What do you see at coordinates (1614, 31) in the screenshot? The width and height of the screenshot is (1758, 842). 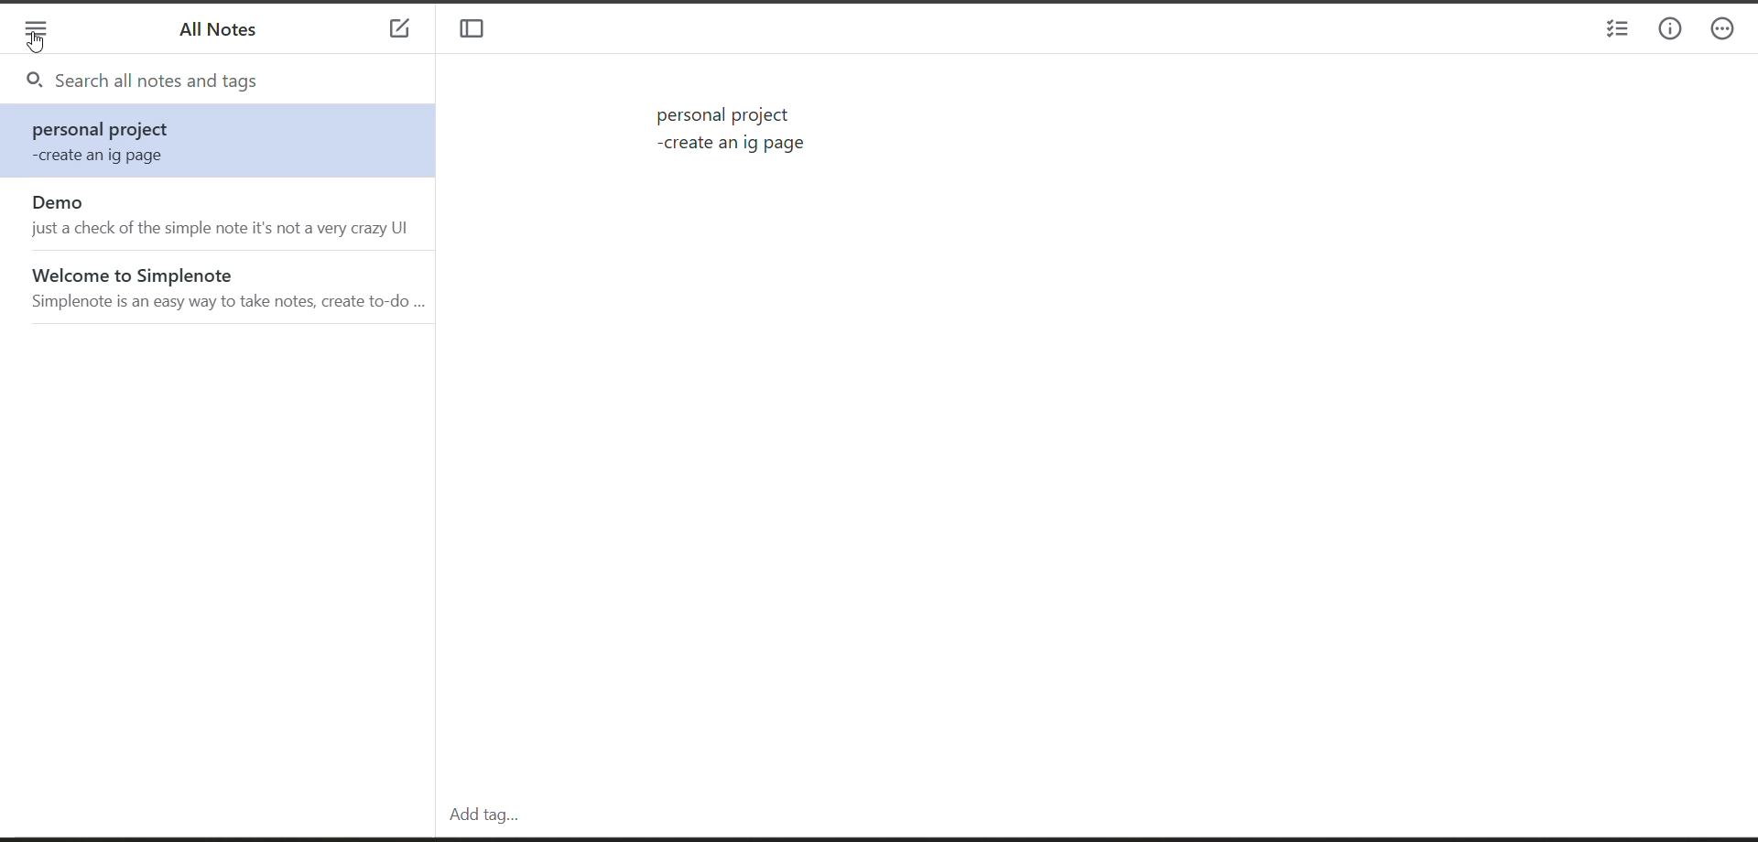 I see `insert checklist` at bounding box center [1614, 31].